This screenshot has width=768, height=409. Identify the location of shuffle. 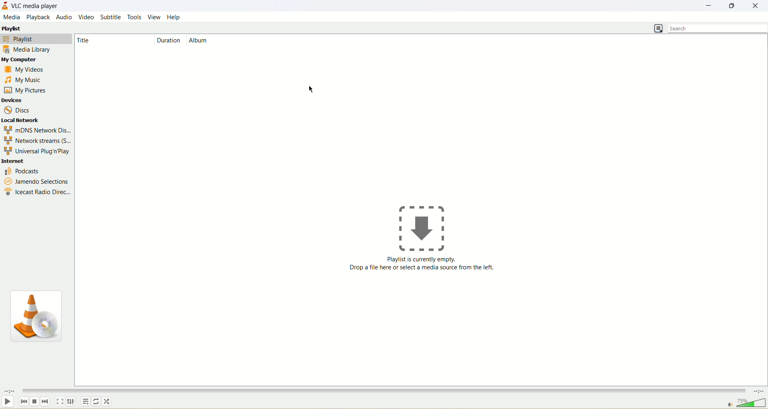
(108, 401).